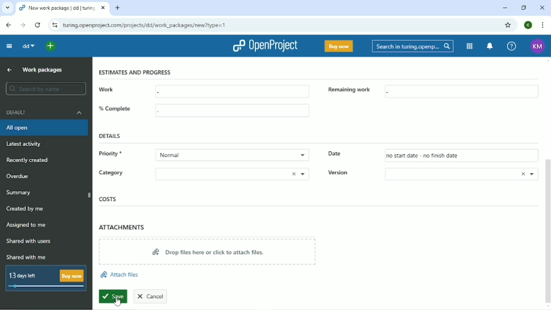  I want to click on Attach files, so click(123, 275).